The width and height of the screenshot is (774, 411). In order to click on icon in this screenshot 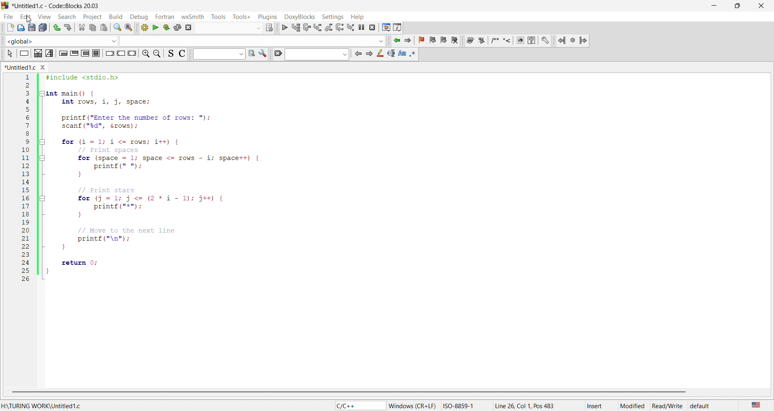, I will do `click(50, 54)`.